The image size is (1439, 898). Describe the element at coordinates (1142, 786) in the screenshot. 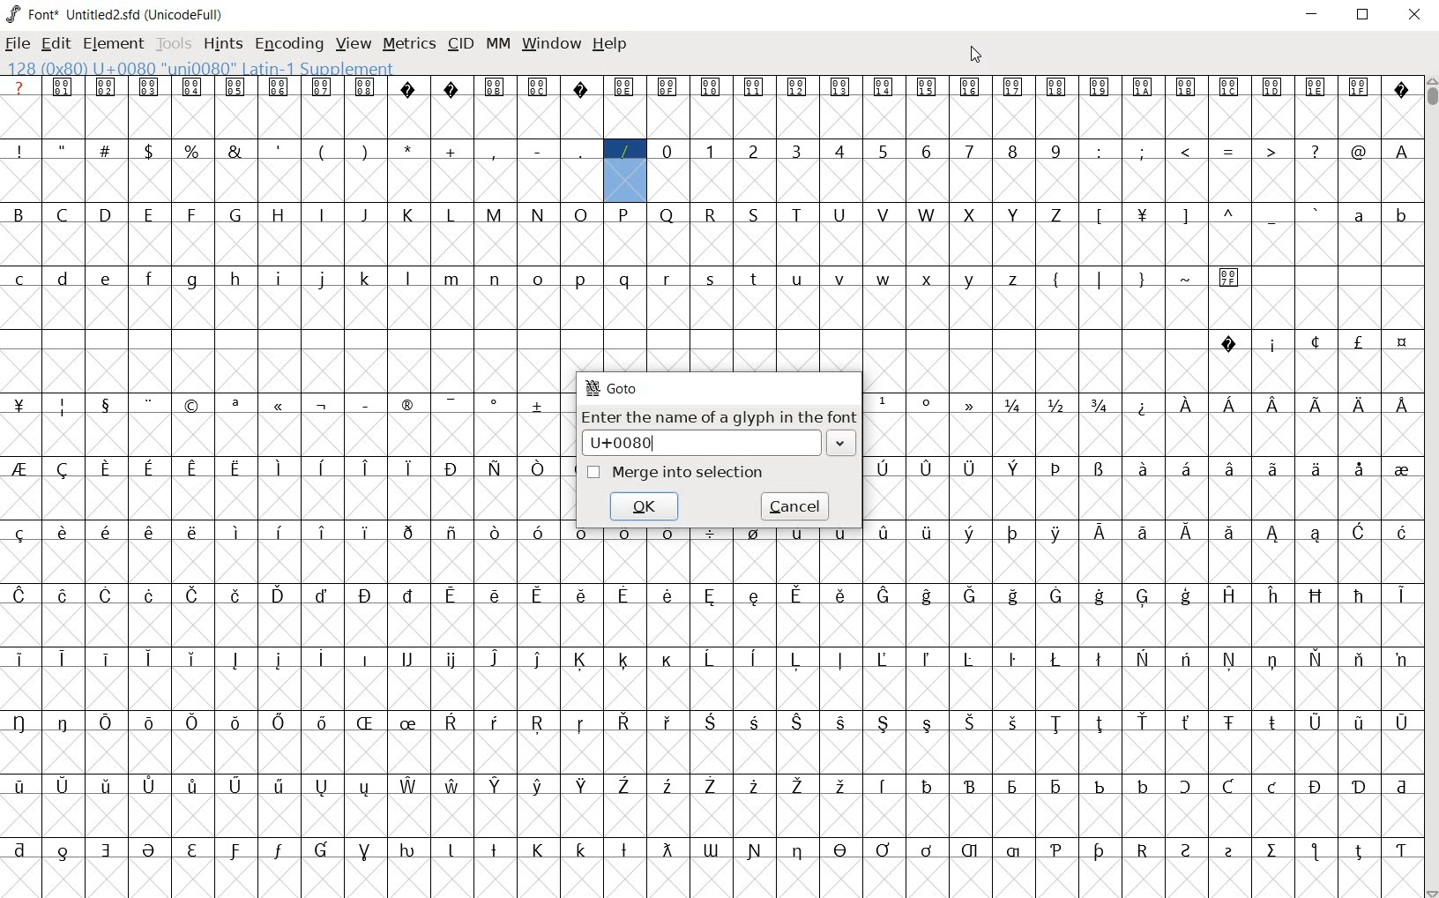

I see `glyph` at that location.